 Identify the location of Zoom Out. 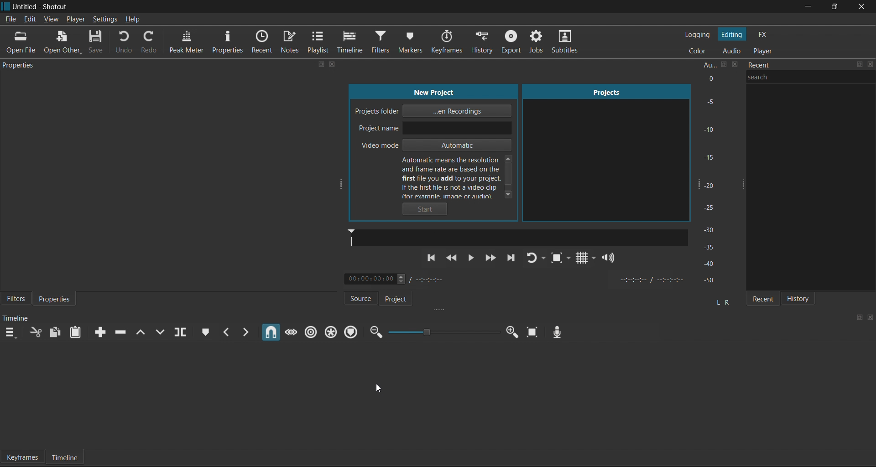
(375, 333).